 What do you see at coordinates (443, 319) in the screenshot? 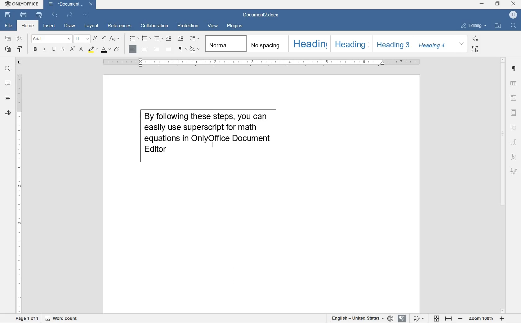
I see `fit to page or width` at bounding box center [443, 319].